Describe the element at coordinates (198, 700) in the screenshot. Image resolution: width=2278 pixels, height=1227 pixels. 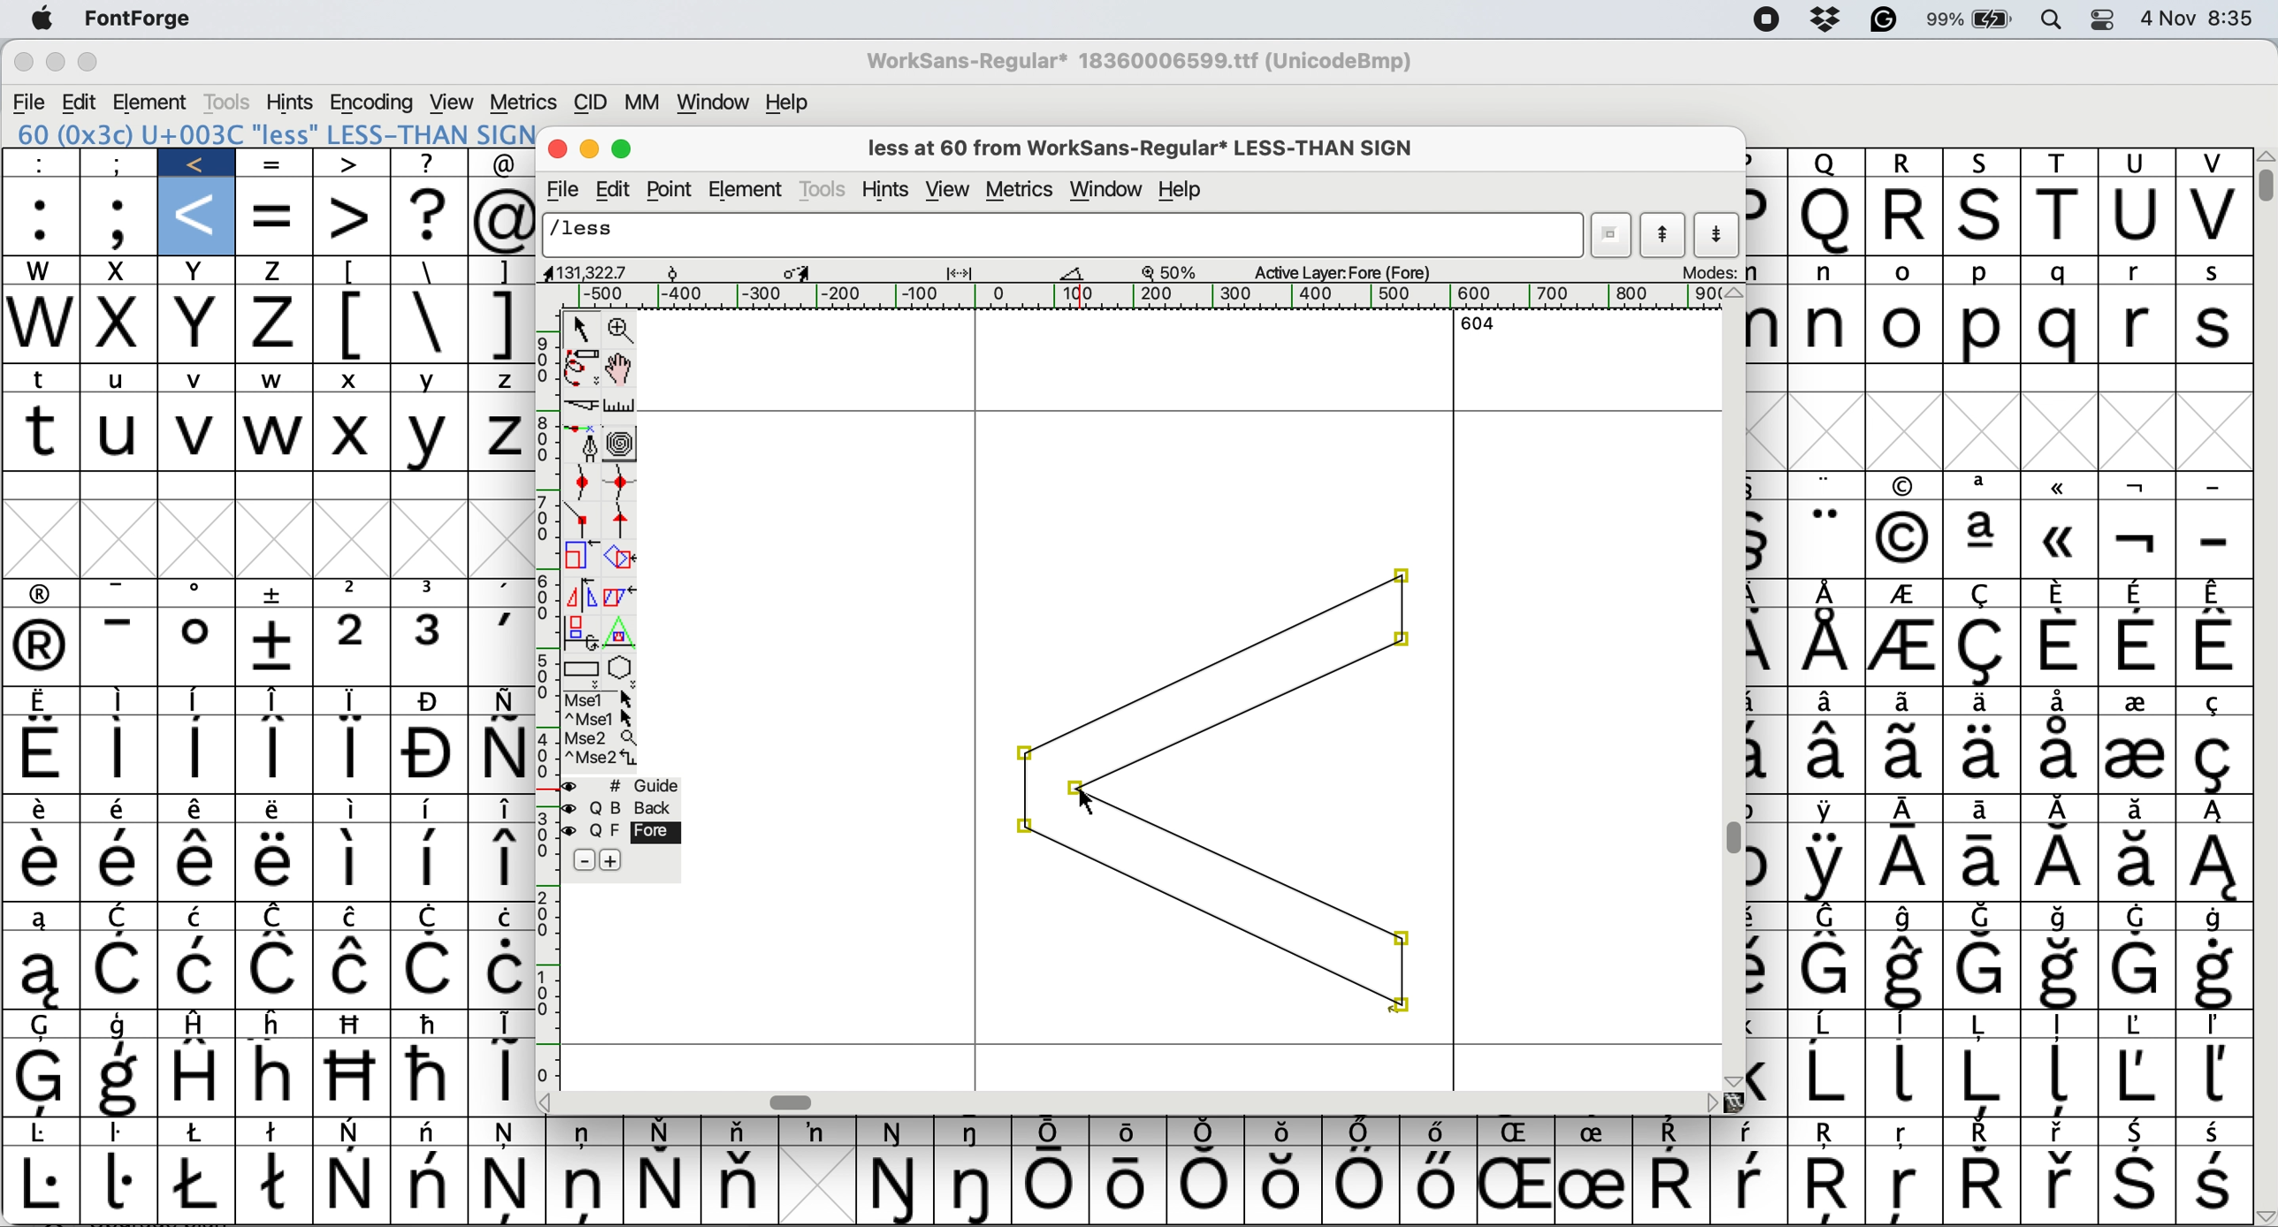
I see `Symbol` at that location.